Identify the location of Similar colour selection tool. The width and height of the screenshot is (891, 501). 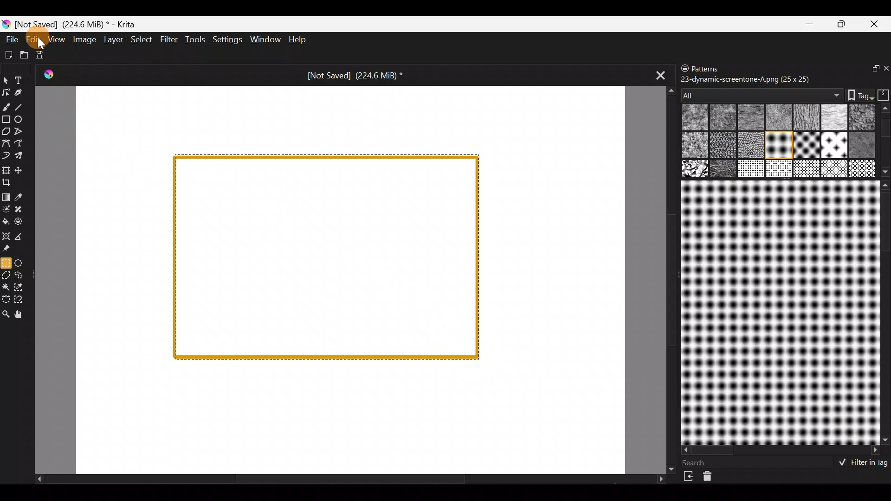
(22, 289).